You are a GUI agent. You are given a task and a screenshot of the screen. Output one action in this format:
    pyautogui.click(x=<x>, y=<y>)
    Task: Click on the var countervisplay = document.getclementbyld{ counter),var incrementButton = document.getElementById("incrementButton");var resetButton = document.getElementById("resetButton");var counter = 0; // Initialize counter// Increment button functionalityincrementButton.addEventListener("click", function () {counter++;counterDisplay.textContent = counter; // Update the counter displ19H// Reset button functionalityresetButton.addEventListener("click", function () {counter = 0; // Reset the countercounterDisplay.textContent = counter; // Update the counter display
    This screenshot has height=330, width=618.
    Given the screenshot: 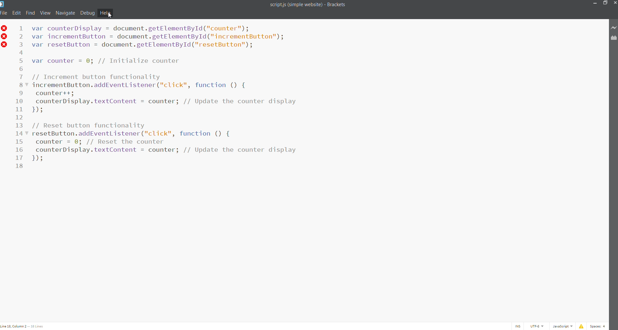 What is the action you would take?
    pyautogui.click(x=170, y=95)
    